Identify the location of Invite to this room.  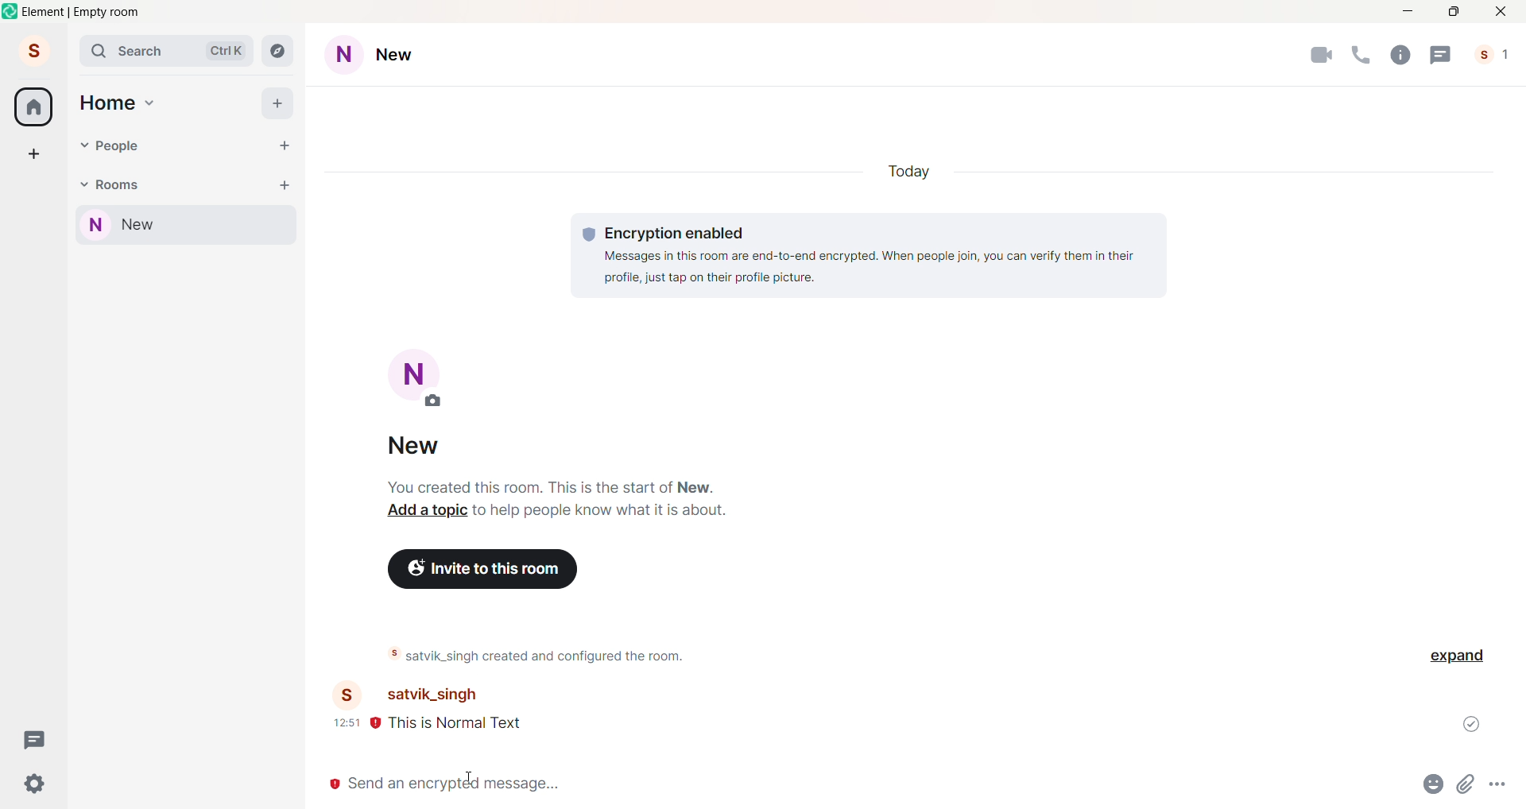
(485, 568).